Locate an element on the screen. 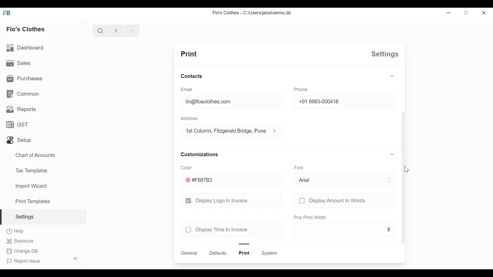  GST is located at coordinates (17, 124).